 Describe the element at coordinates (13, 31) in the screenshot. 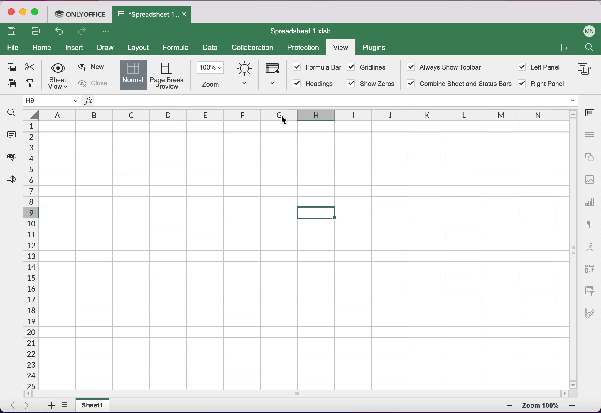

I see `save` at that location.